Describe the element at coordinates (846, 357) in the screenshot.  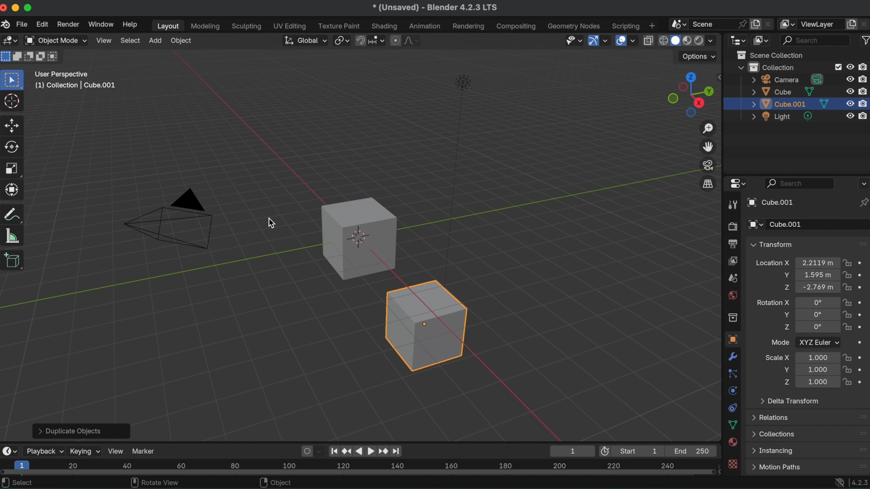
I see `lock scale` at that location.